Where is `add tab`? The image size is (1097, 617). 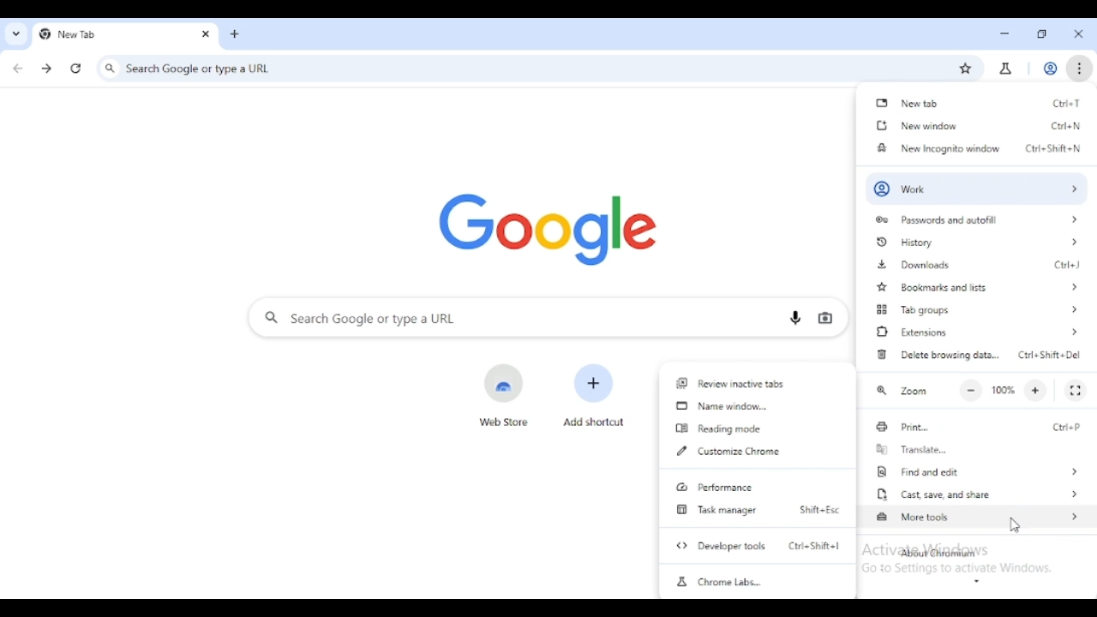
add tab is located at coordinates (235, 34).